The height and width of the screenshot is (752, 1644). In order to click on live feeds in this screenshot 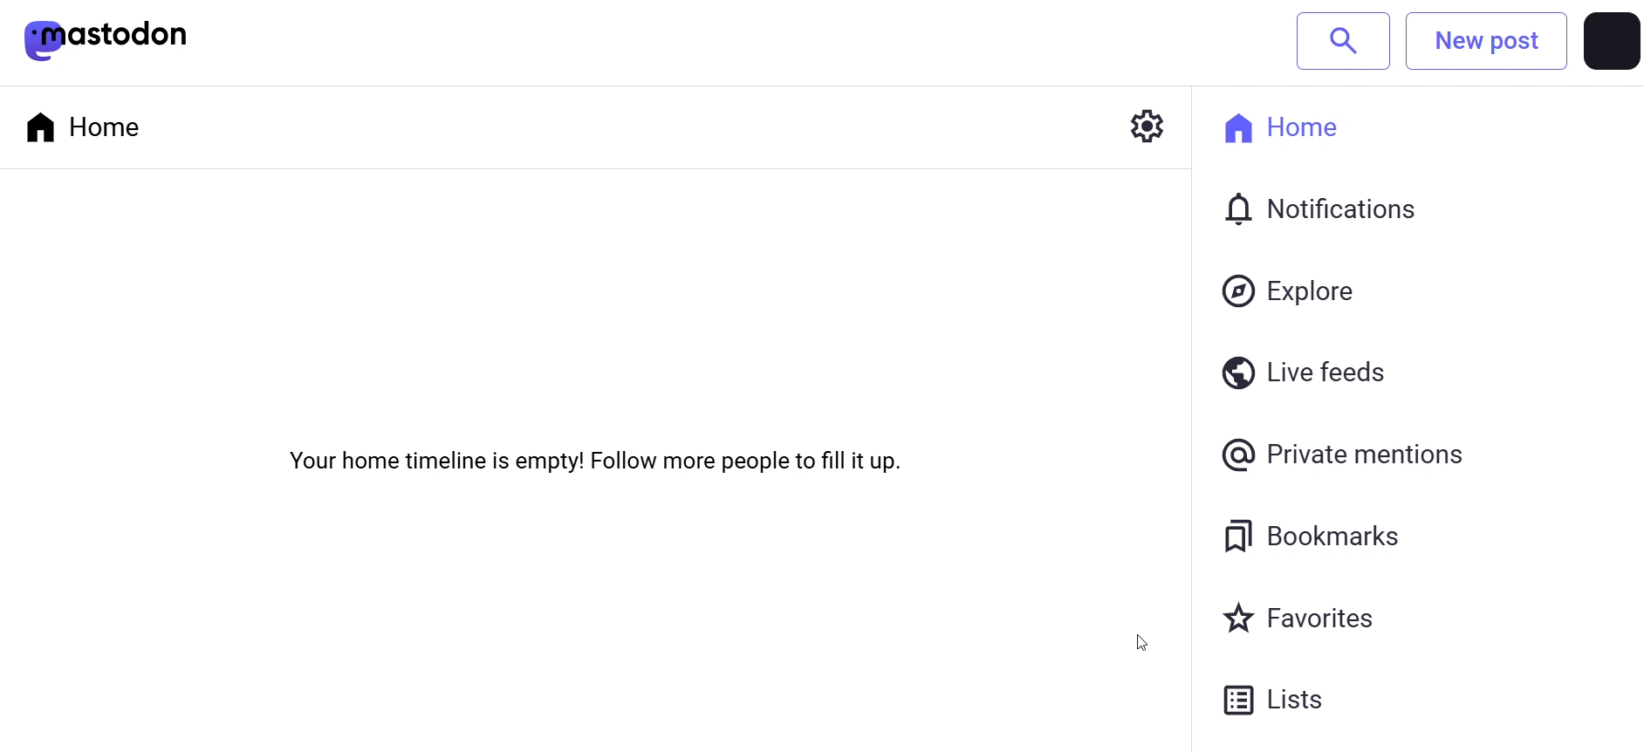, I will do `click(1309, 366)`.